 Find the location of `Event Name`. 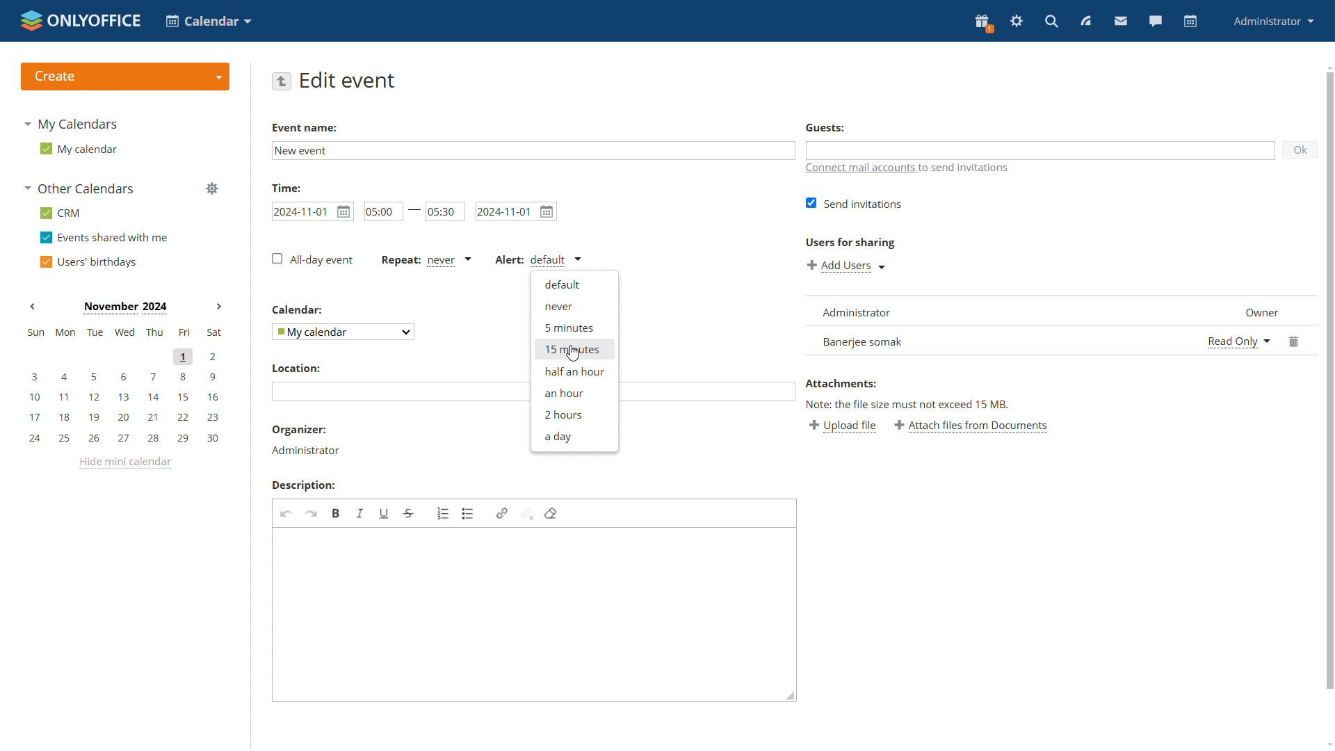

Event Name is located at coordinates (304, 128).